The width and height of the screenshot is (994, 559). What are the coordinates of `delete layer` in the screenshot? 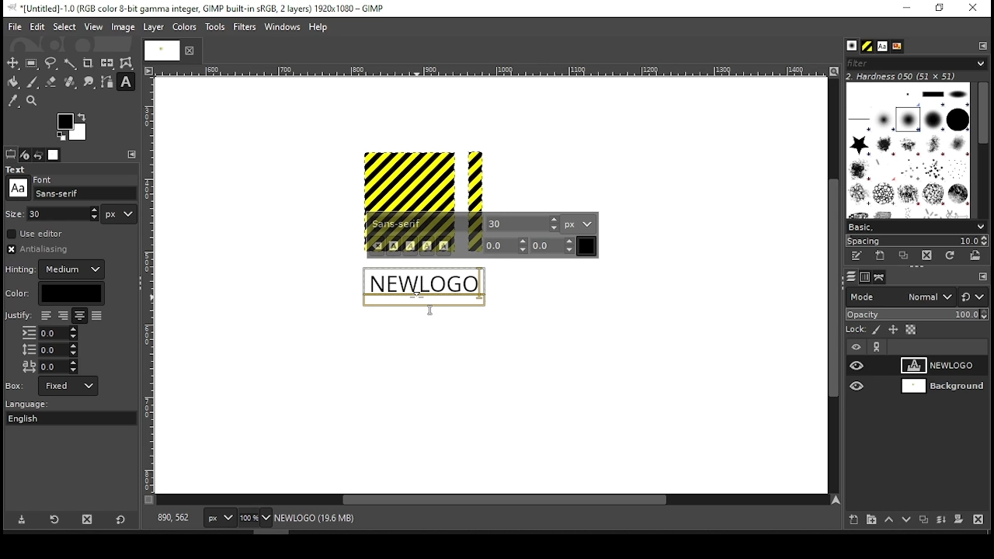 It's located at (978, 519).